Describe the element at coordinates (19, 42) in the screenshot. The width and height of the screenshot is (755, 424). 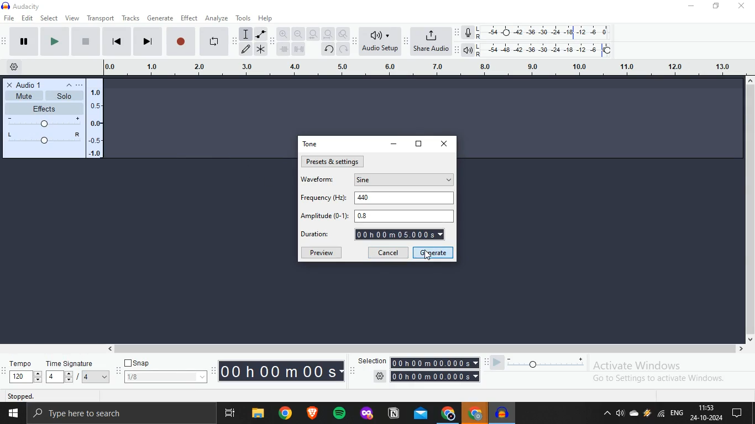
I see `Play` at that location.